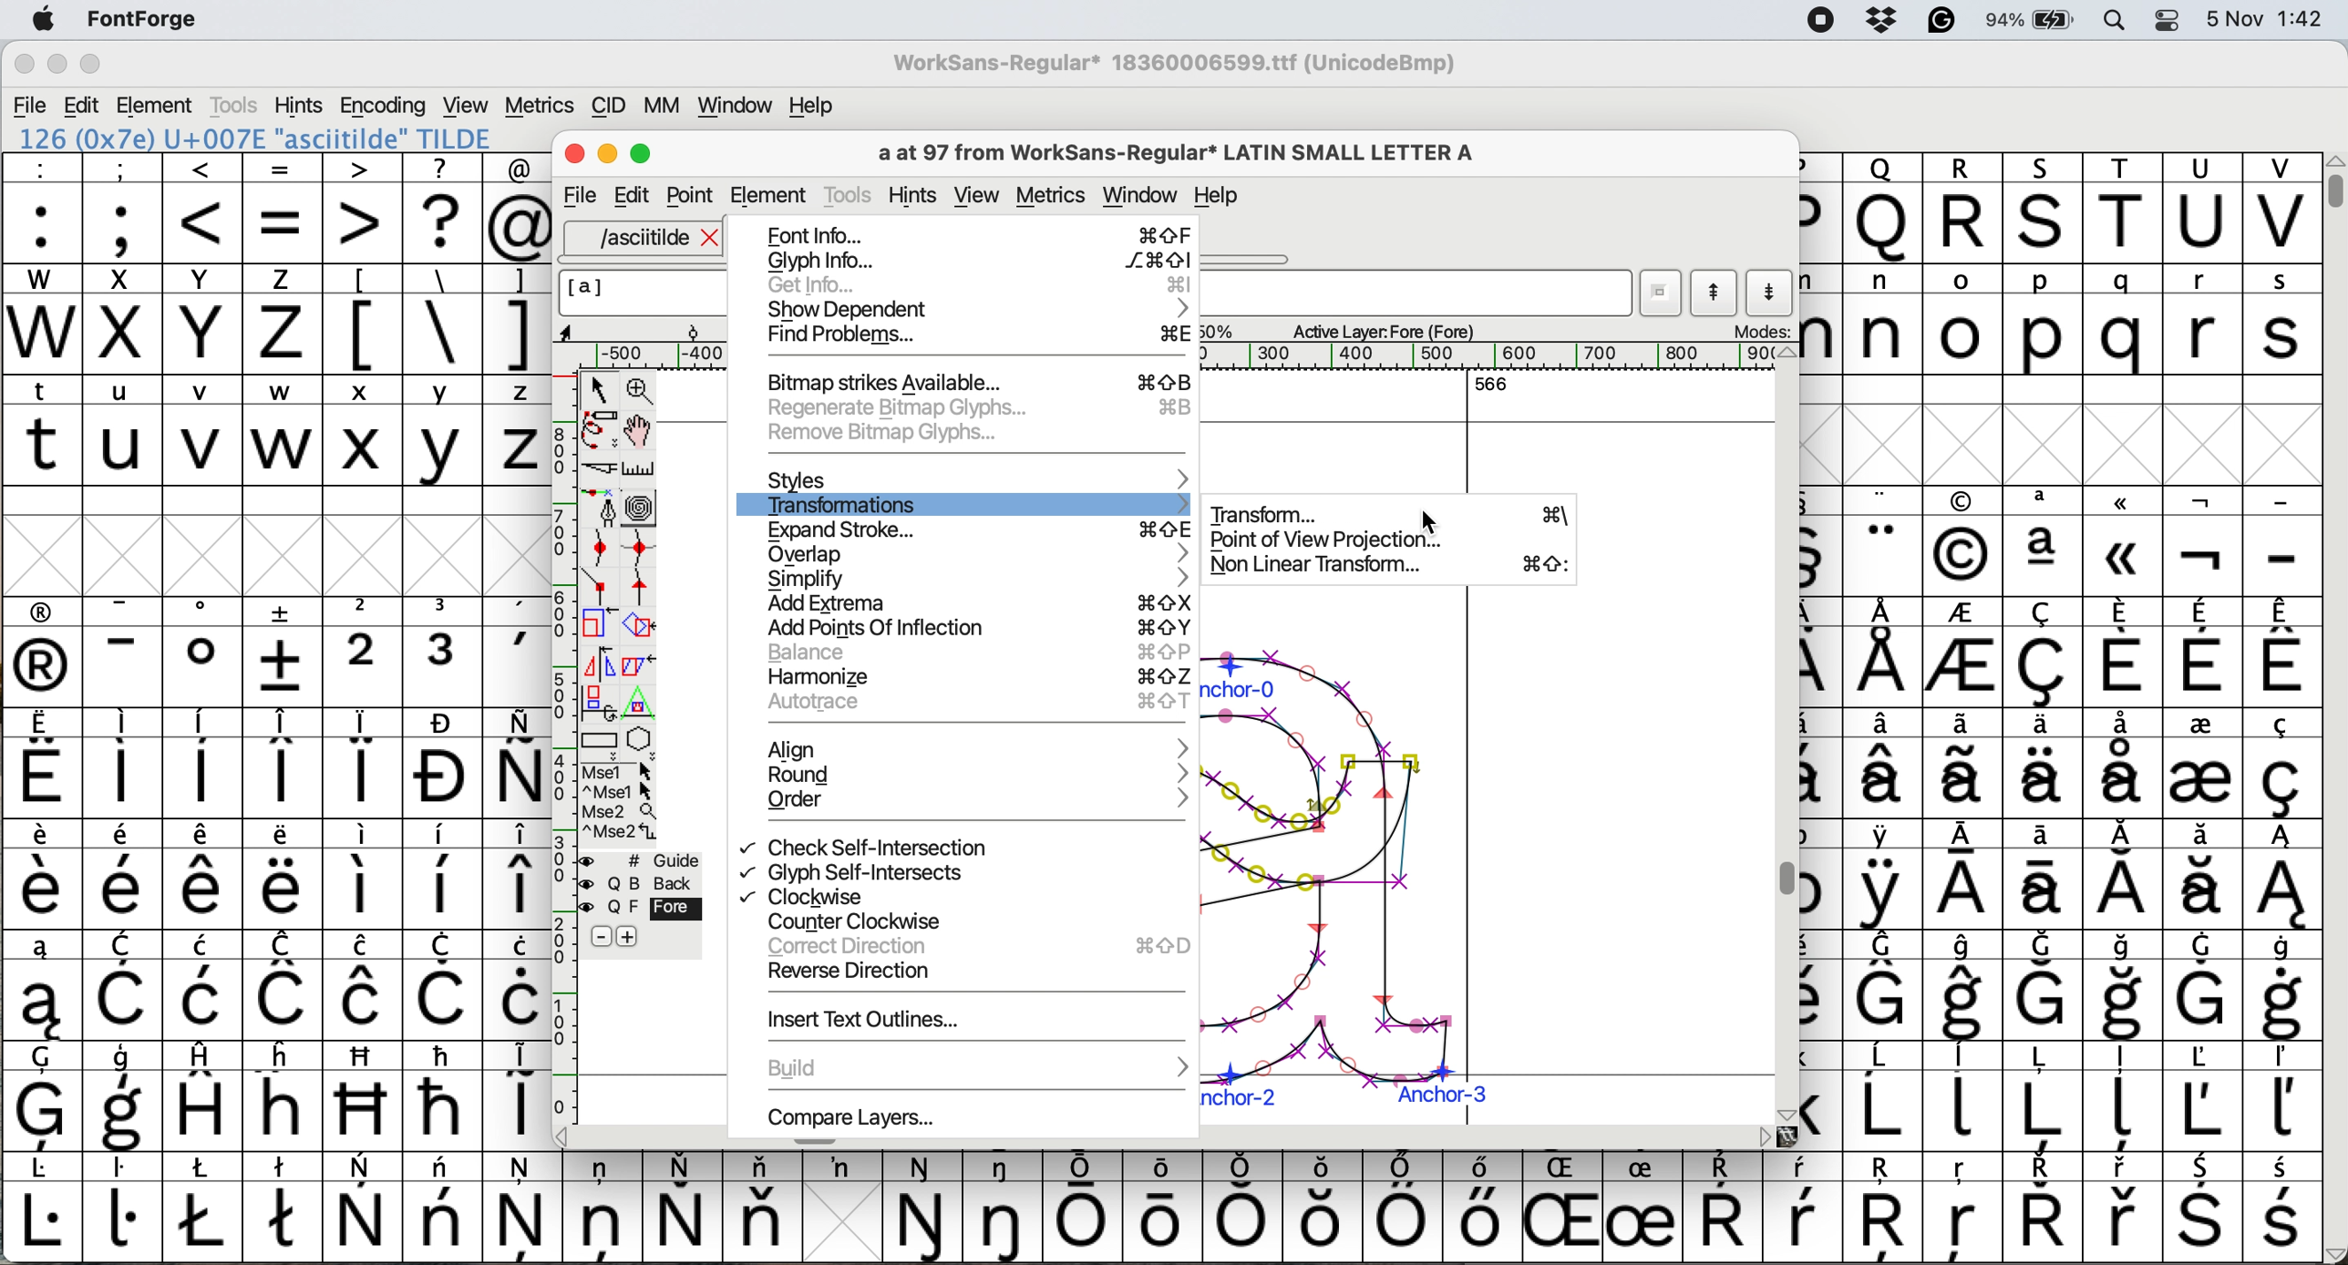 This screenshot has height=1265, width=2348. I want to click on symbol, so click(516, 763).